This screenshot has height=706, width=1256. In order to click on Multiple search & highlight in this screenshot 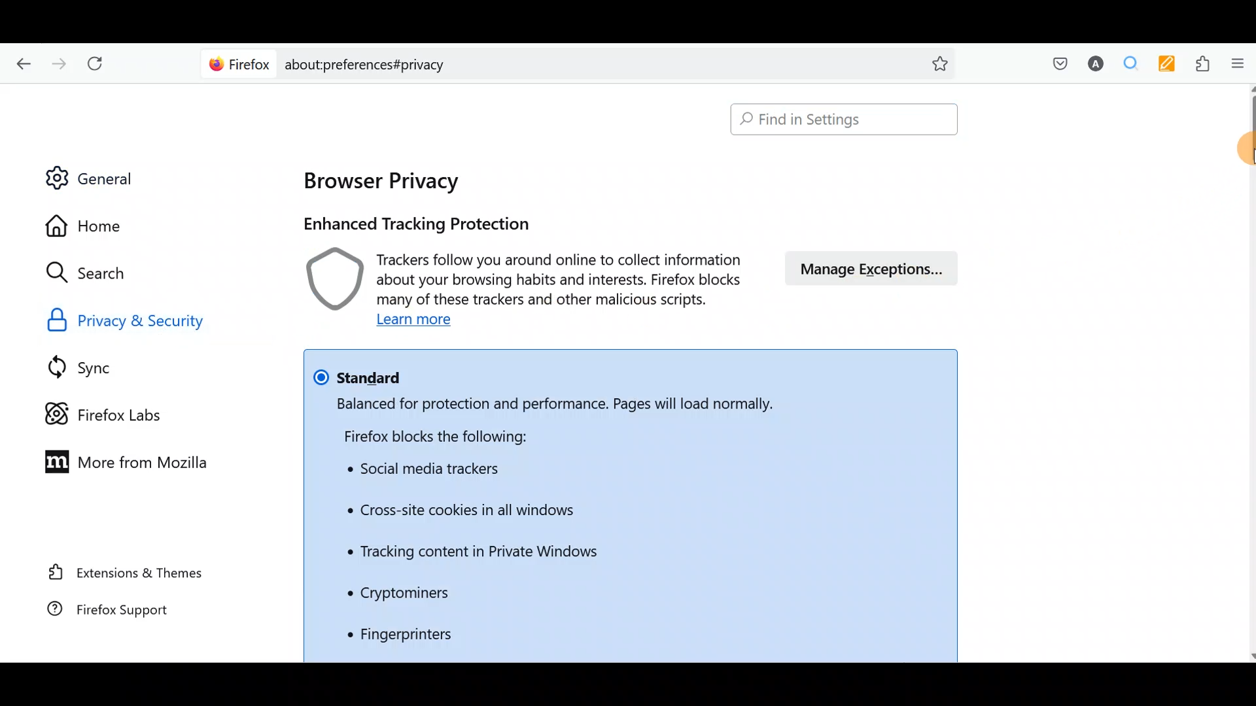, I will do `click(1126, 65)`.